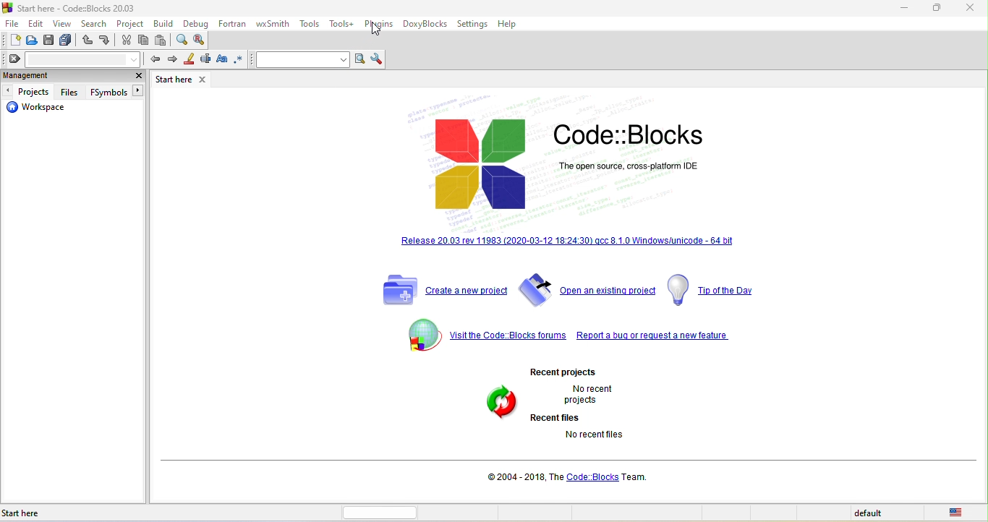  What do you see at coordinates (904, 11) in the screenshot?
I see `minimize` at bounding box center [904, 11].